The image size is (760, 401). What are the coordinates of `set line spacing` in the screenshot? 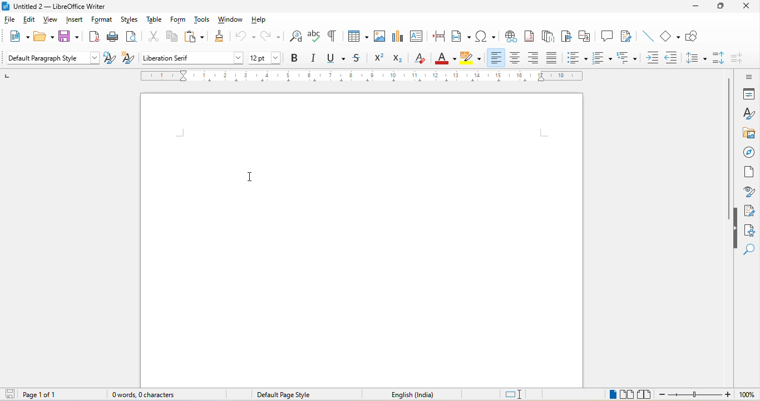 It's located at (695, 59).